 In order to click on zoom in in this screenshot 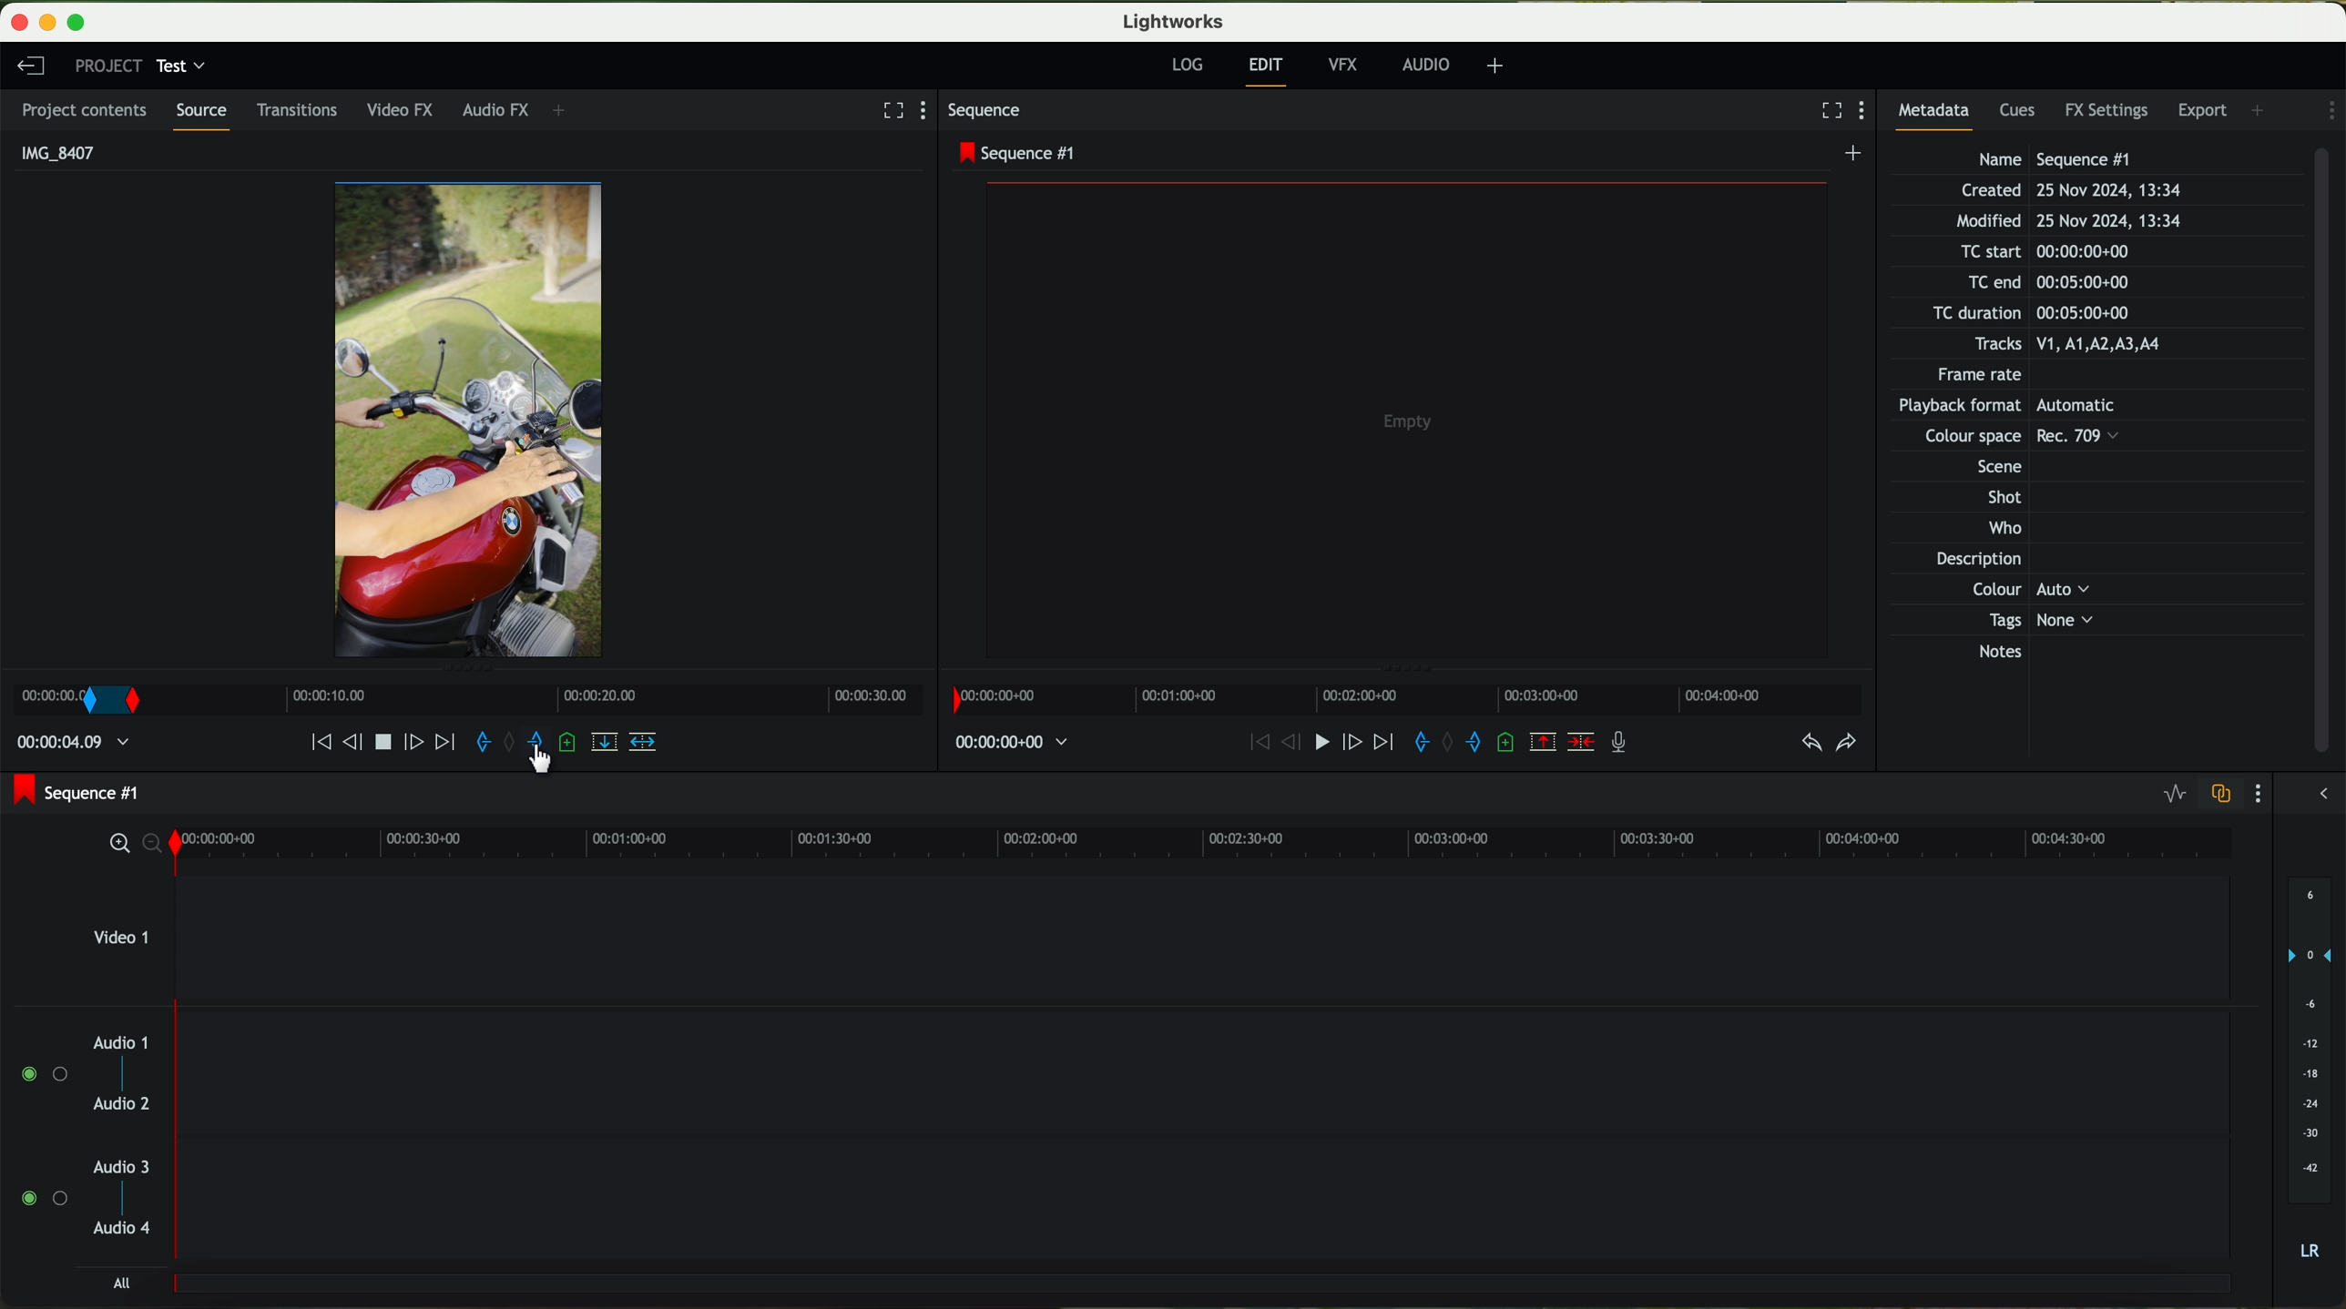, I will do `click(111, 845)`.